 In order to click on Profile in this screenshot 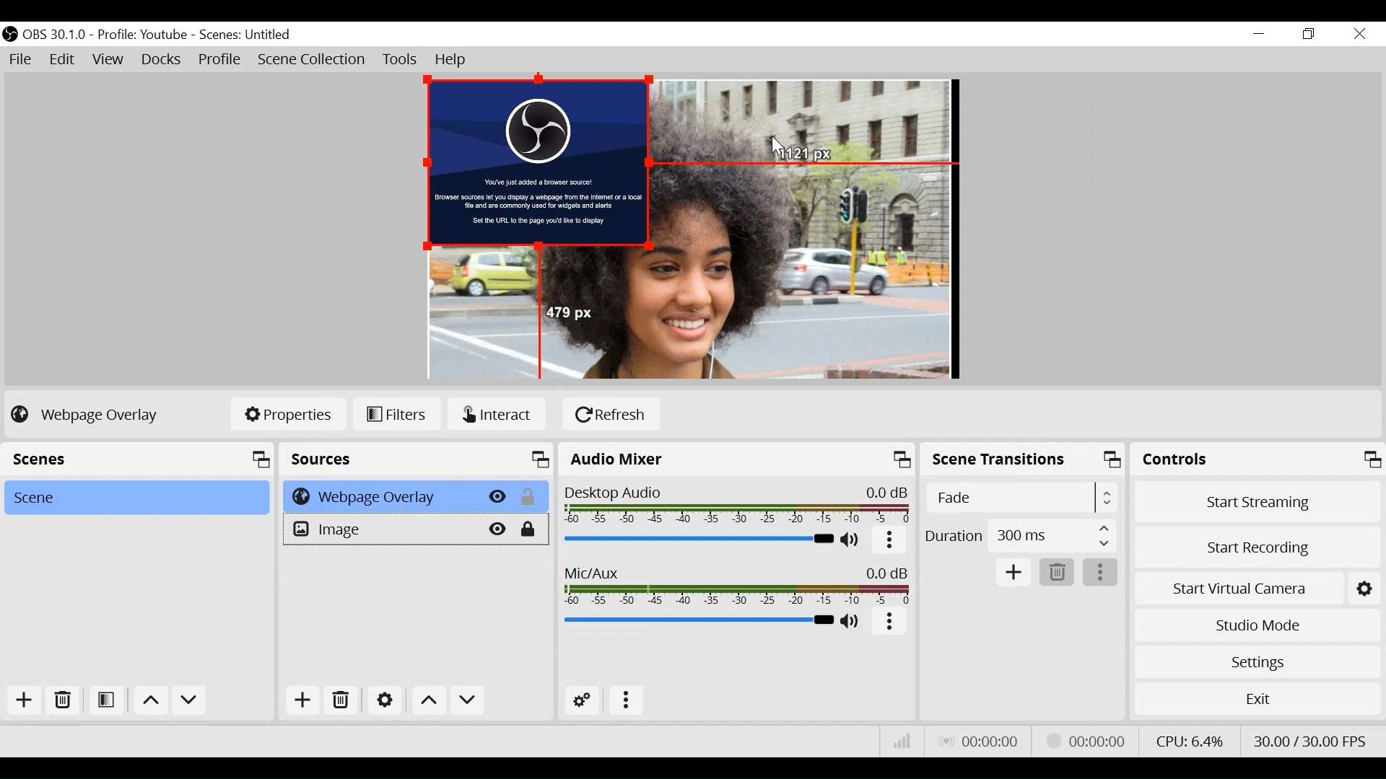, I will do `click(222, 61)`.